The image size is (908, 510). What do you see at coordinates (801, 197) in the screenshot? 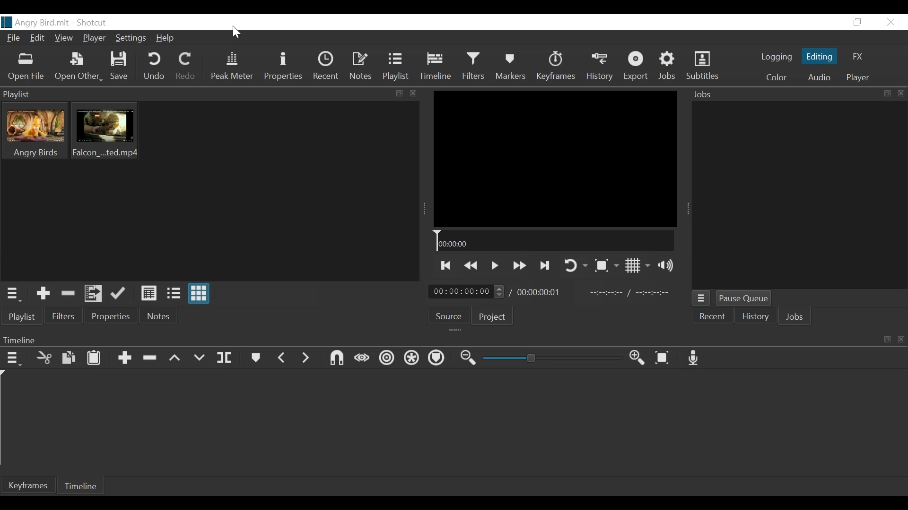
I see `Jobs Panel` at bounding box center [801, 197].